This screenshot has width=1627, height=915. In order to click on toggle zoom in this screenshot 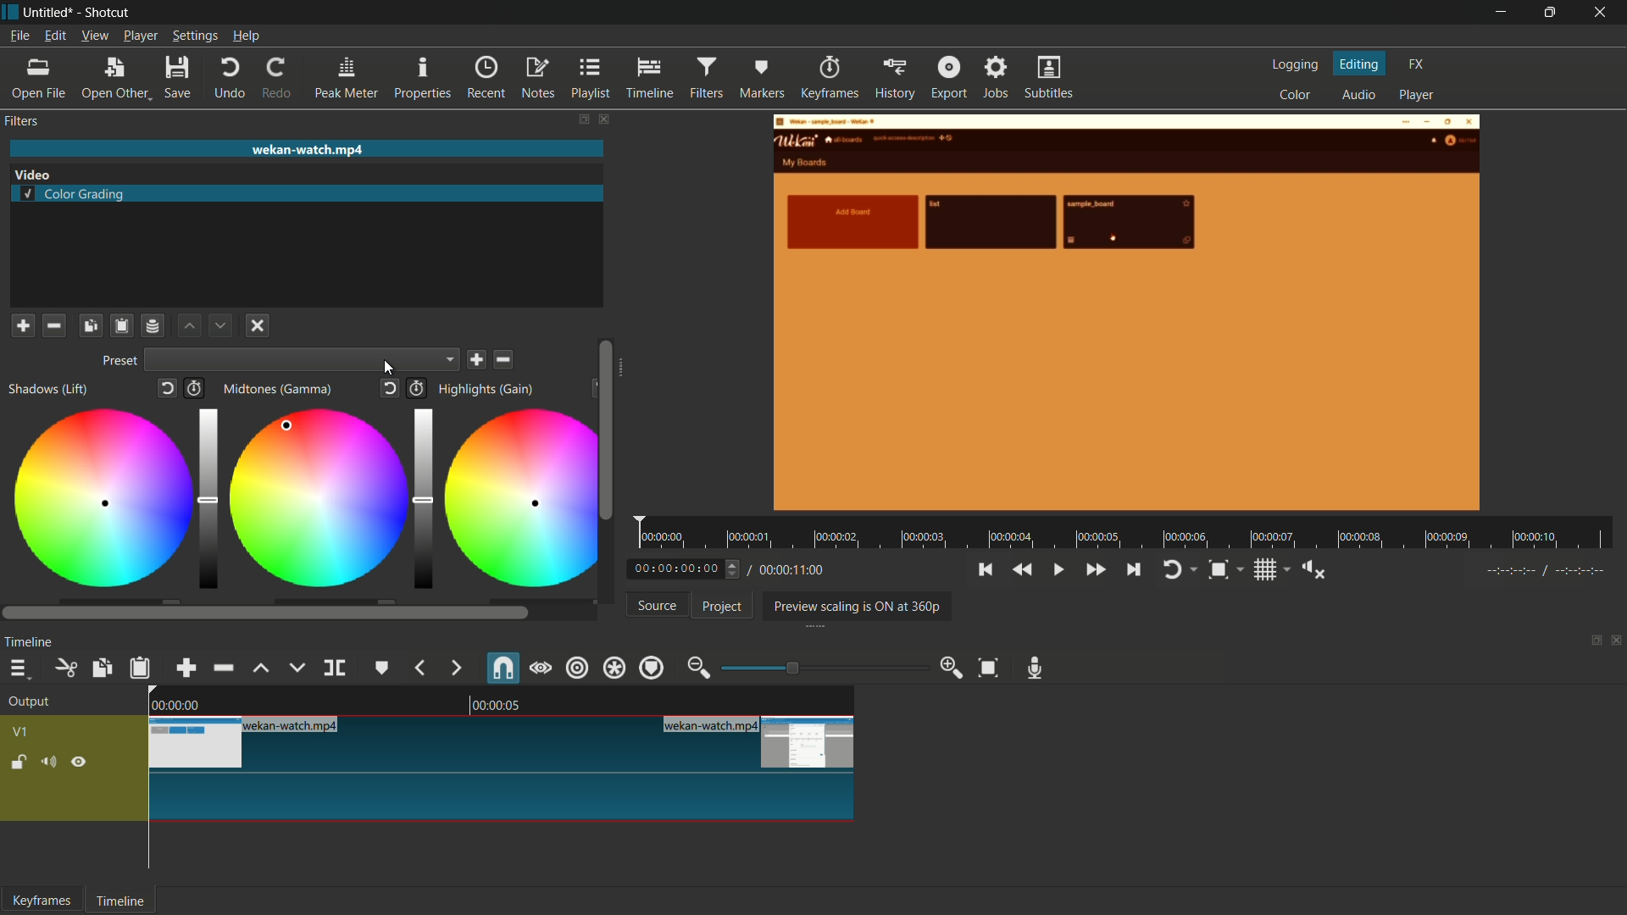, I will do `click(1224, 569)`.